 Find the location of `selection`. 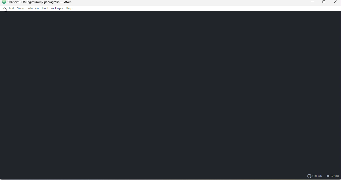

selection is located at coordinates (33, 9).